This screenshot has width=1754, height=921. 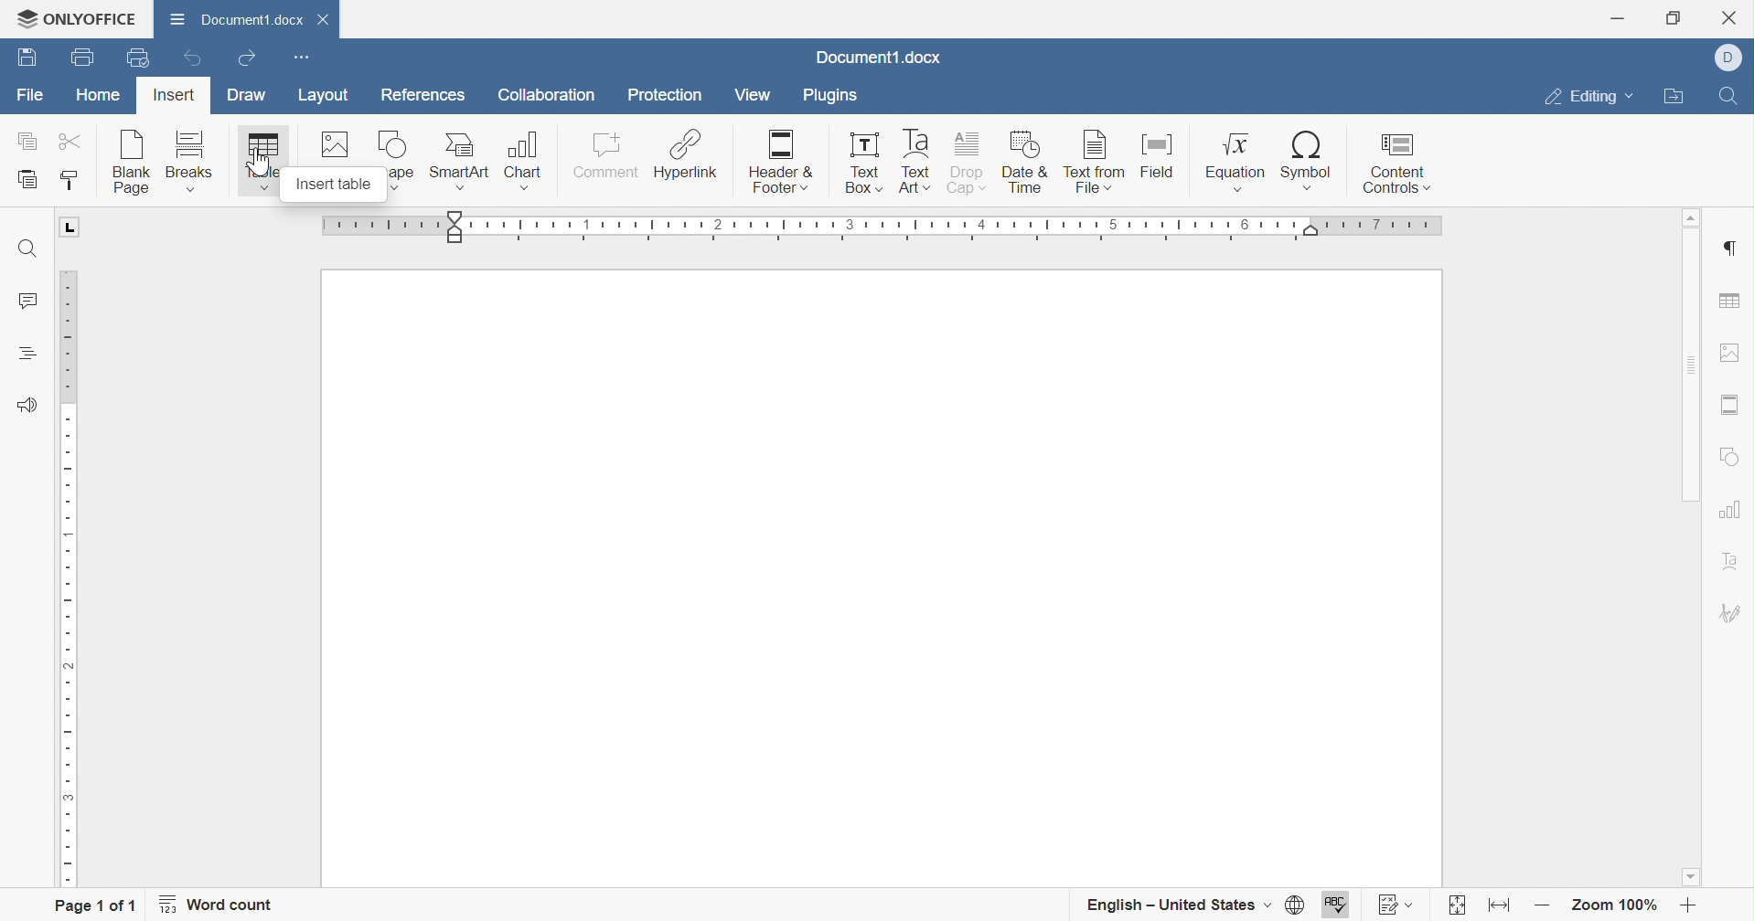 I want to click on Collaboration, so click(x=545, y=94).